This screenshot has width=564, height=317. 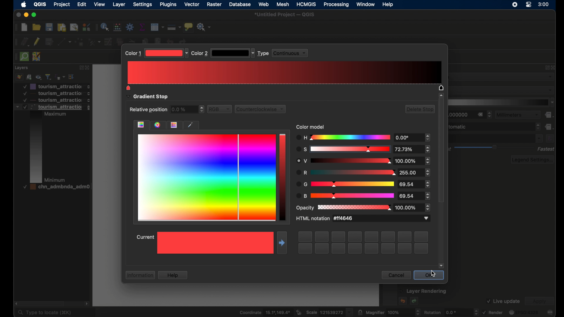 I want to click on maximum value dropdown, so click(x=494, y=127).